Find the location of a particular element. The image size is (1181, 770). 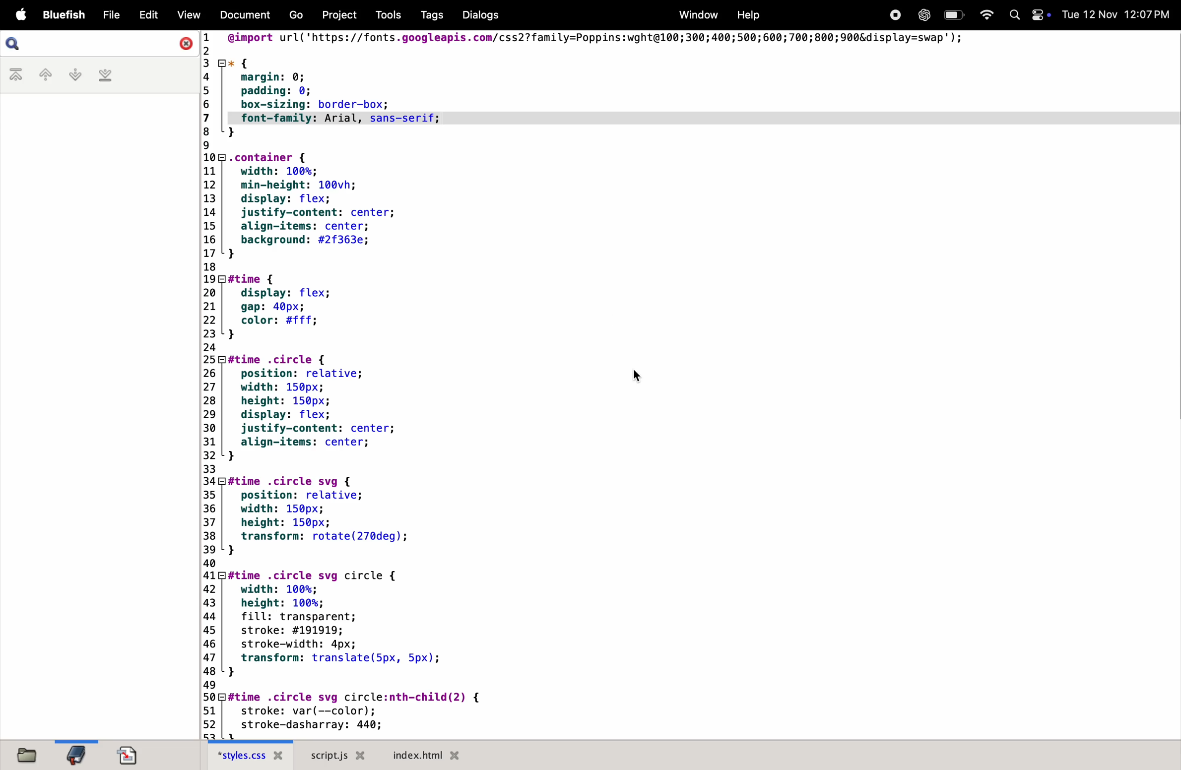

Close is located at coordinates (185, 43).